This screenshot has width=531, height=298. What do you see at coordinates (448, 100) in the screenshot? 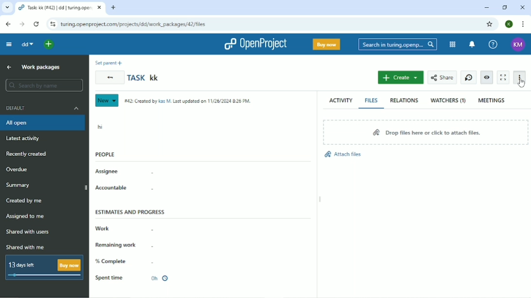
I see `Watchers (1`)` at bounding box center [448, 100].